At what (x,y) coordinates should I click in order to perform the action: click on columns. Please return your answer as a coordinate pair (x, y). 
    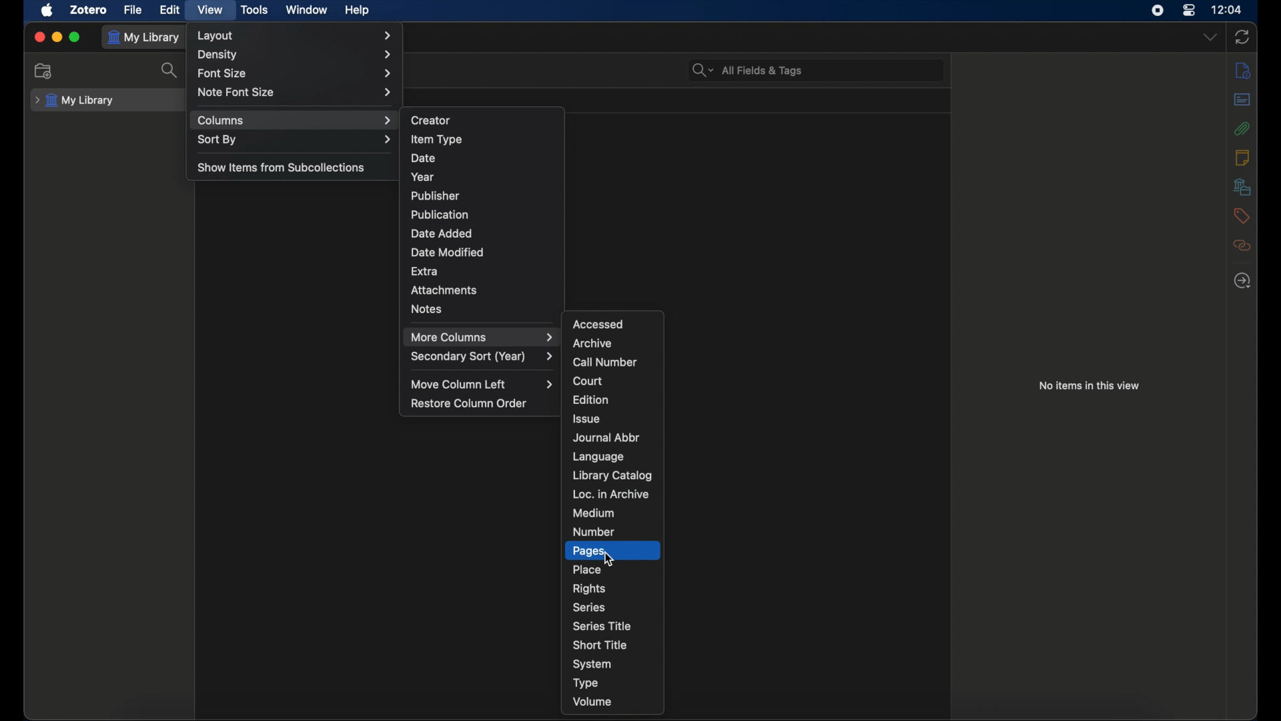
    Looking at the image, I should click on (295, 120).